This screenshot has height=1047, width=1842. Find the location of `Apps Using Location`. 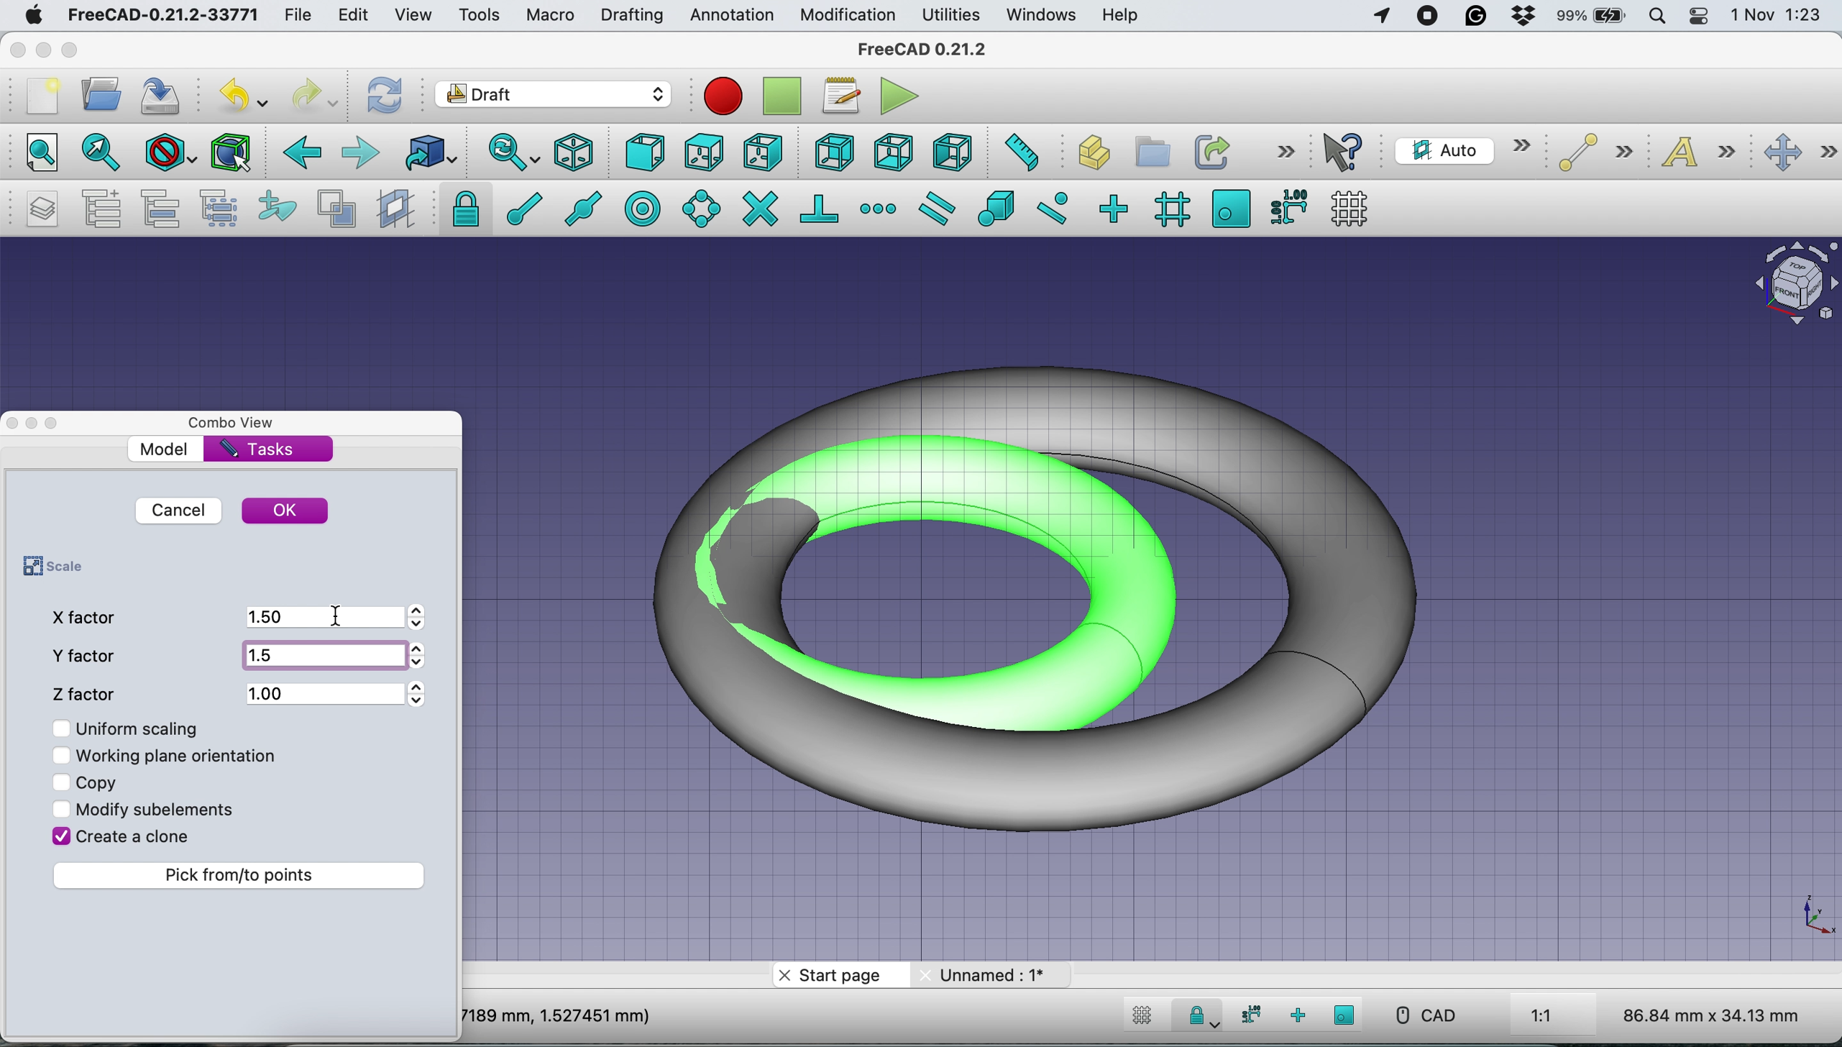

Apps Using Location is located at coordinates (1382, 17).